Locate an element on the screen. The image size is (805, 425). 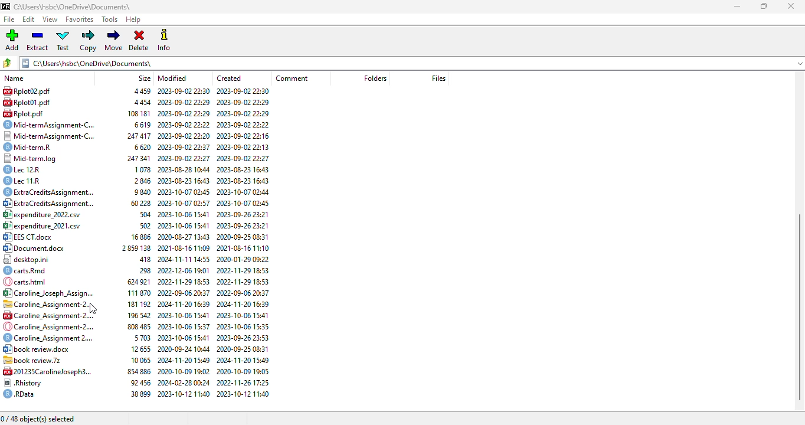
name is located at coordinates (12, 79).